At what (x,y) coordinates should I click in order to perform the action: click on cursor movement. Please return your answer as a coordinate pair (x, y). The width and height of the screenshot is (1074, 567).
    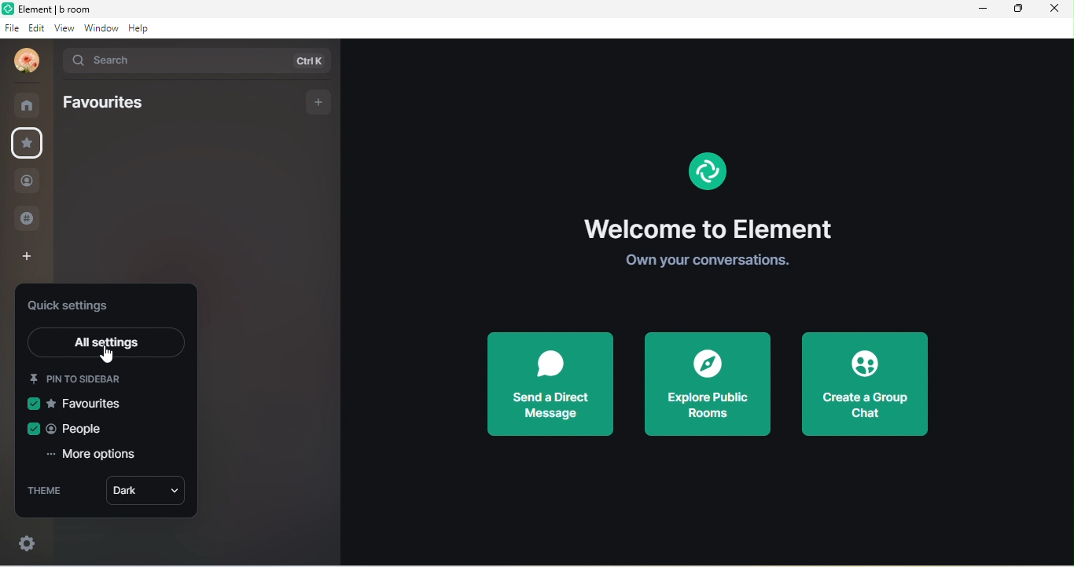
    Looking at the image, I should click on (110, 354).